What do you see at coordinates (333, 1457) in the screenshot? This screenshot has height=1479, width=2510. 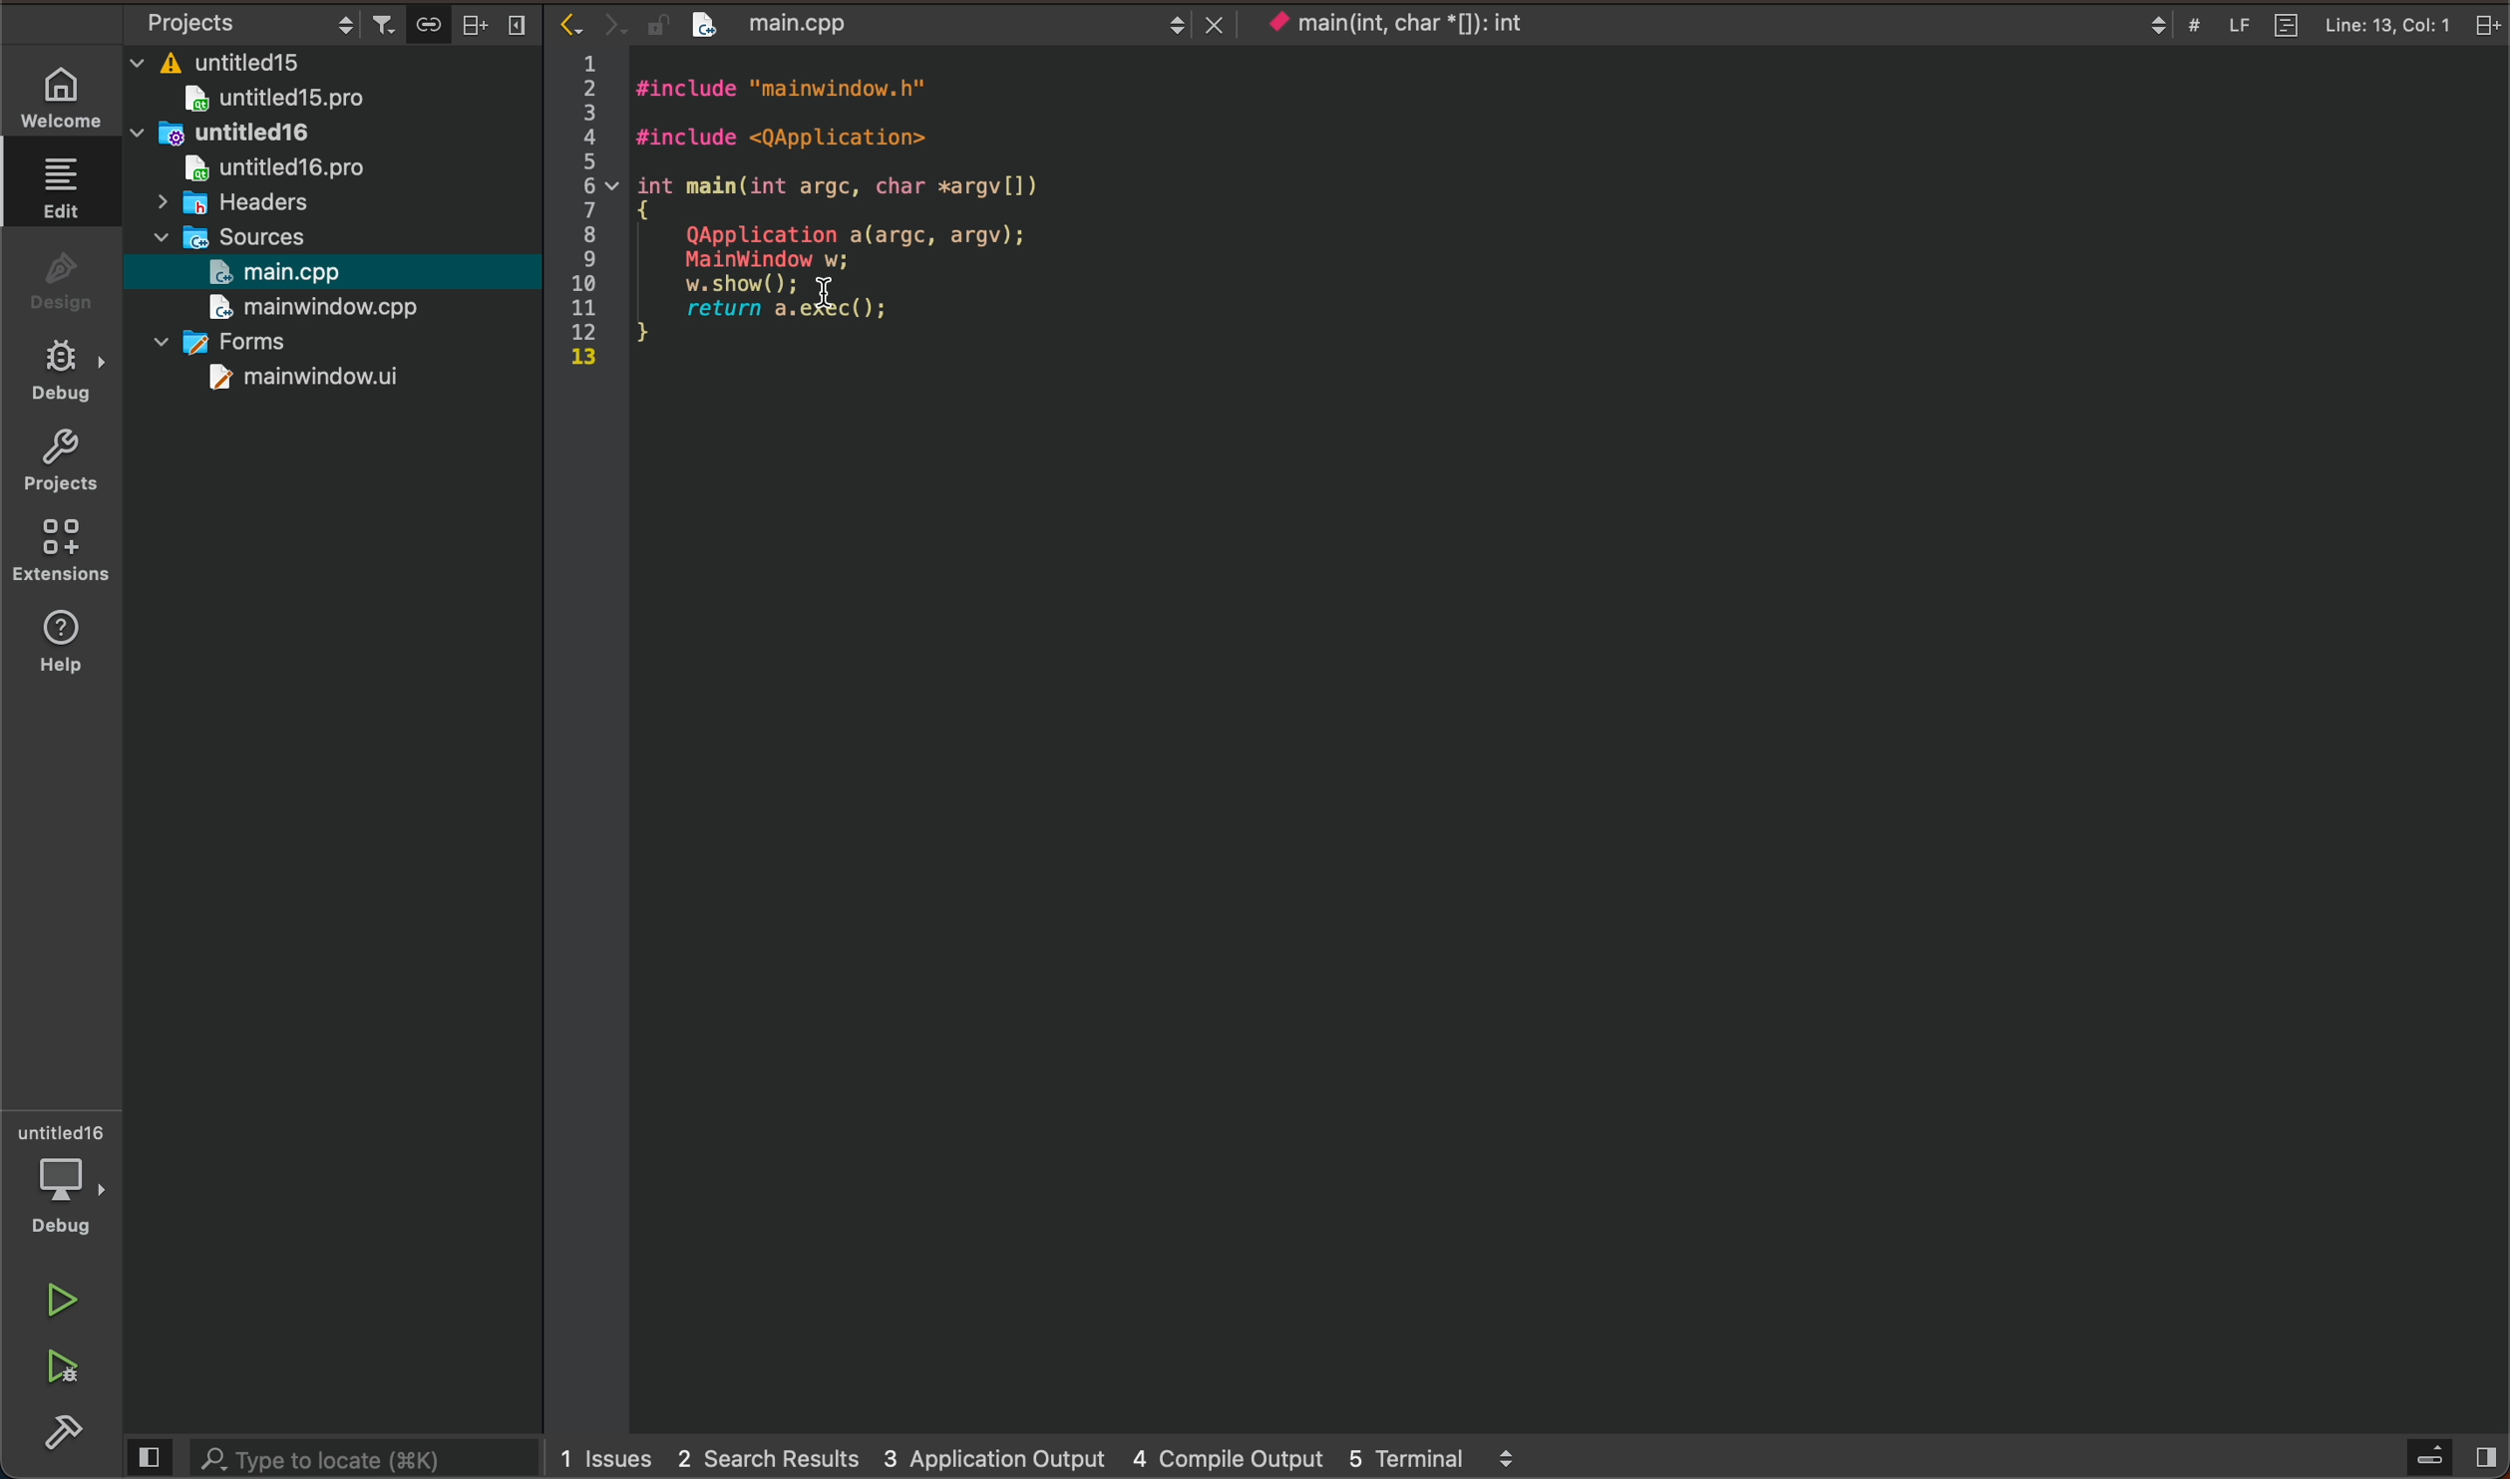 I see `search` at bounding box center [333, 1457].